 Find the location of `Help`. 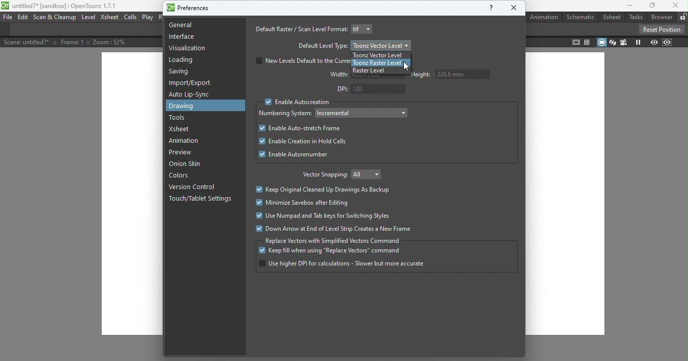

Help is located at coordinates (488, 10).